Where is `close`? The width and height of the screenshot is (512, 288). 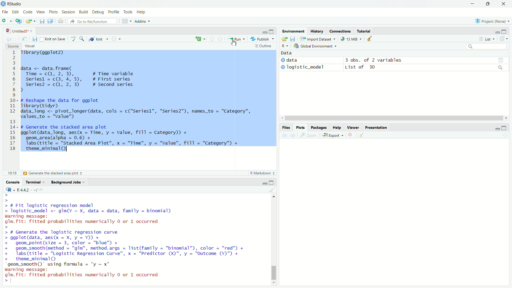
close is located at coordinates (350, 135).